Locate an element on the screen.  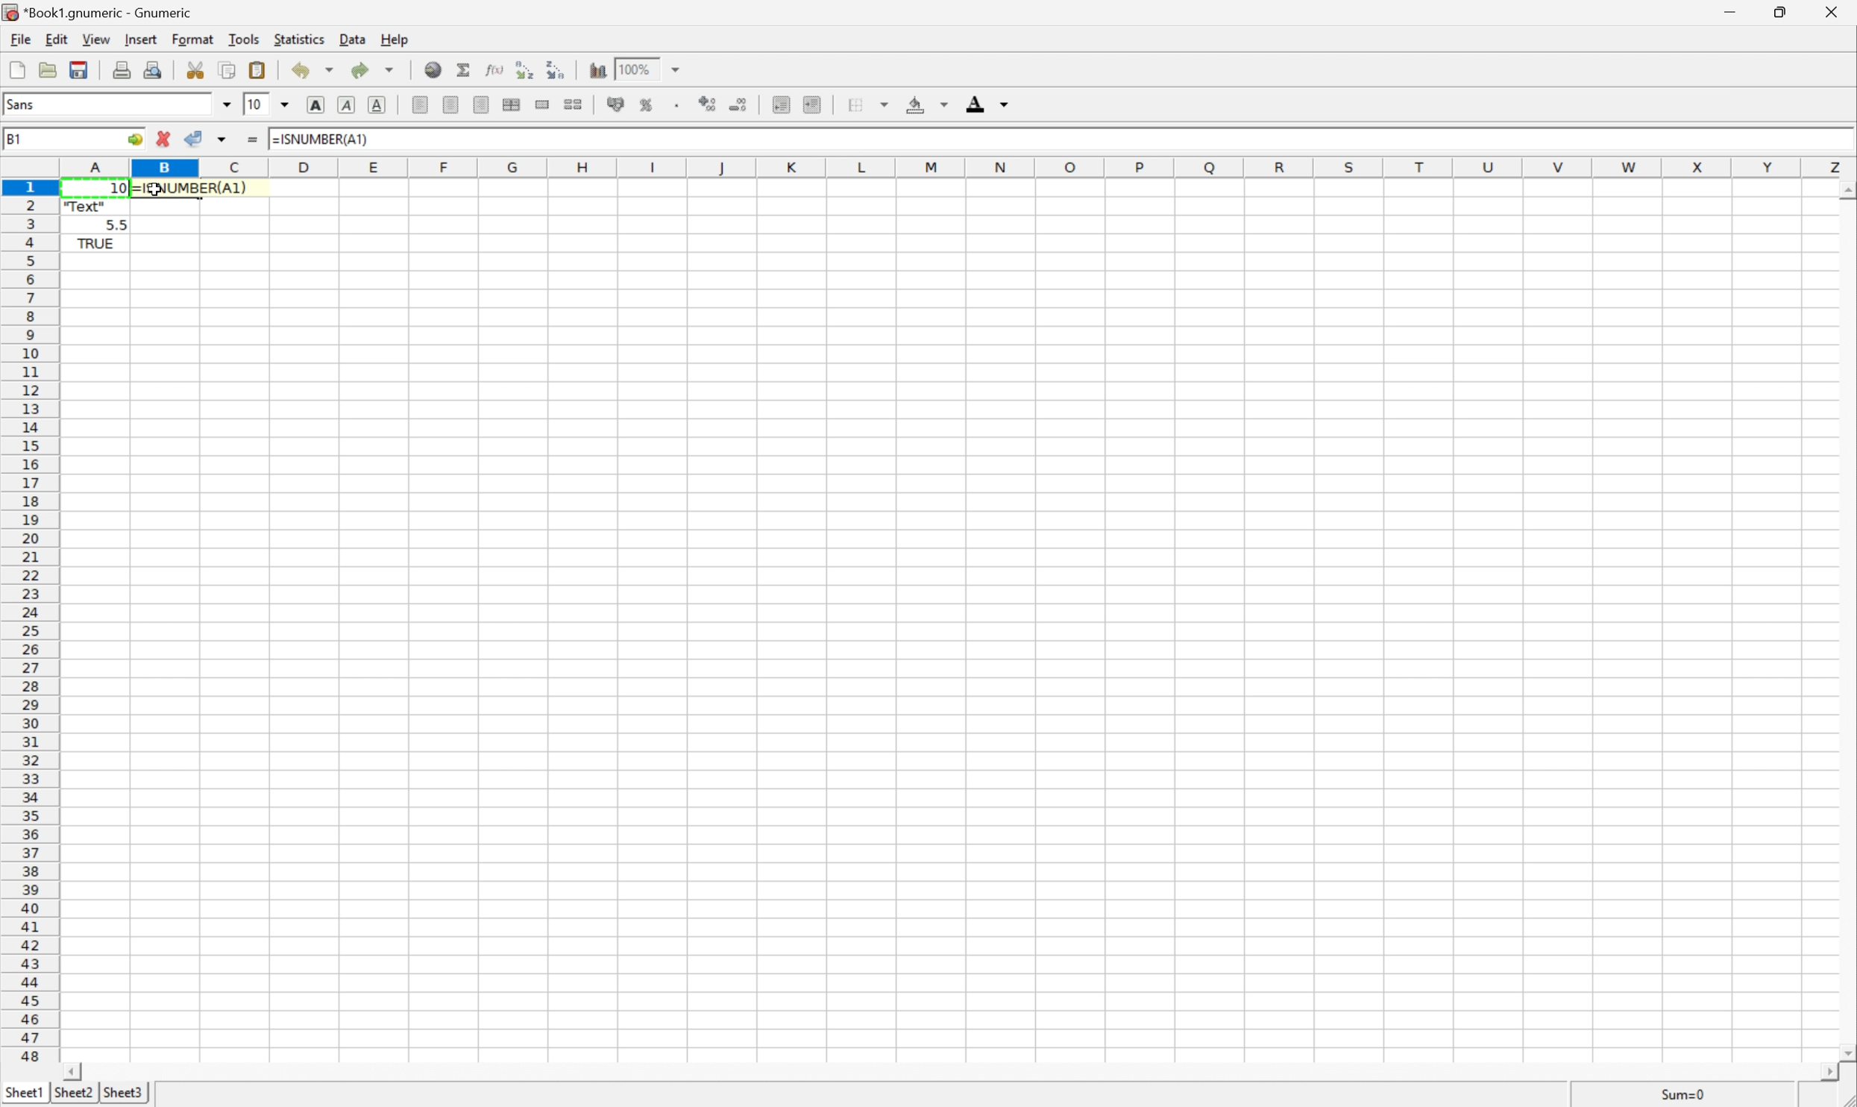
Insert a chart is located at coordinates (598, 69).